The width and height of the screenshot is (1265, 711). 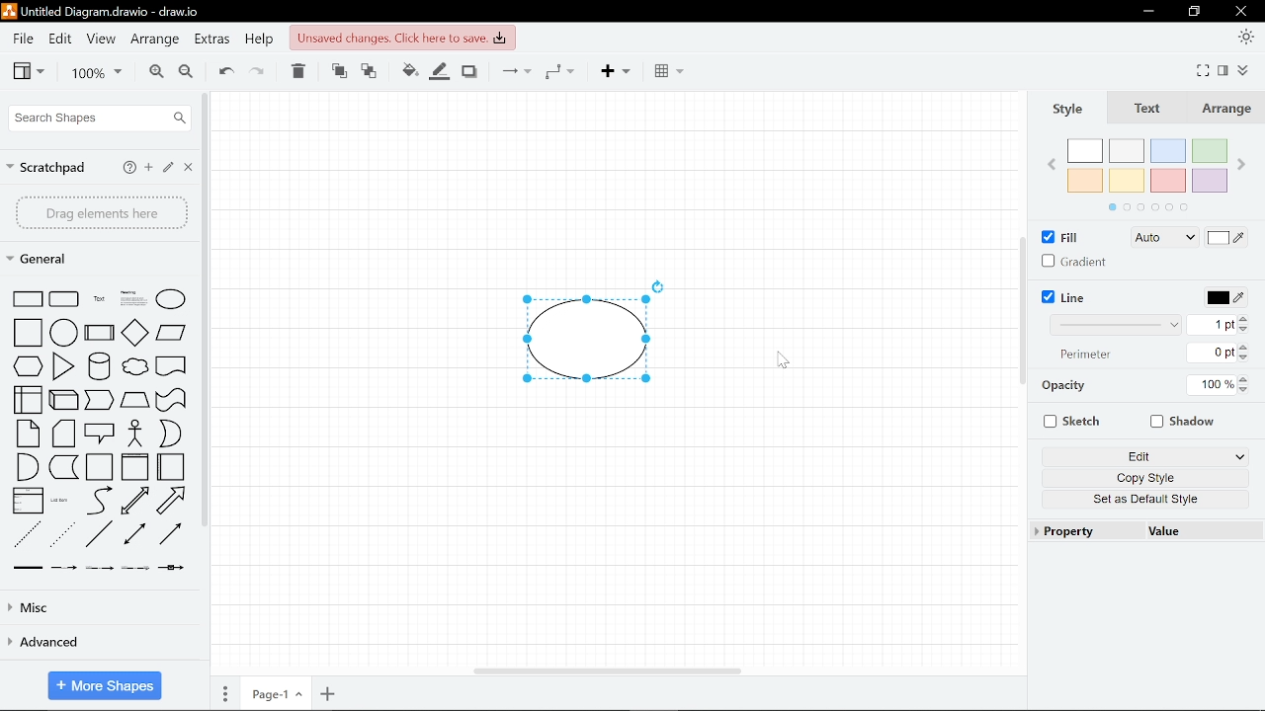 I want to click on Increase opacity, so click(x=1244, y=379).